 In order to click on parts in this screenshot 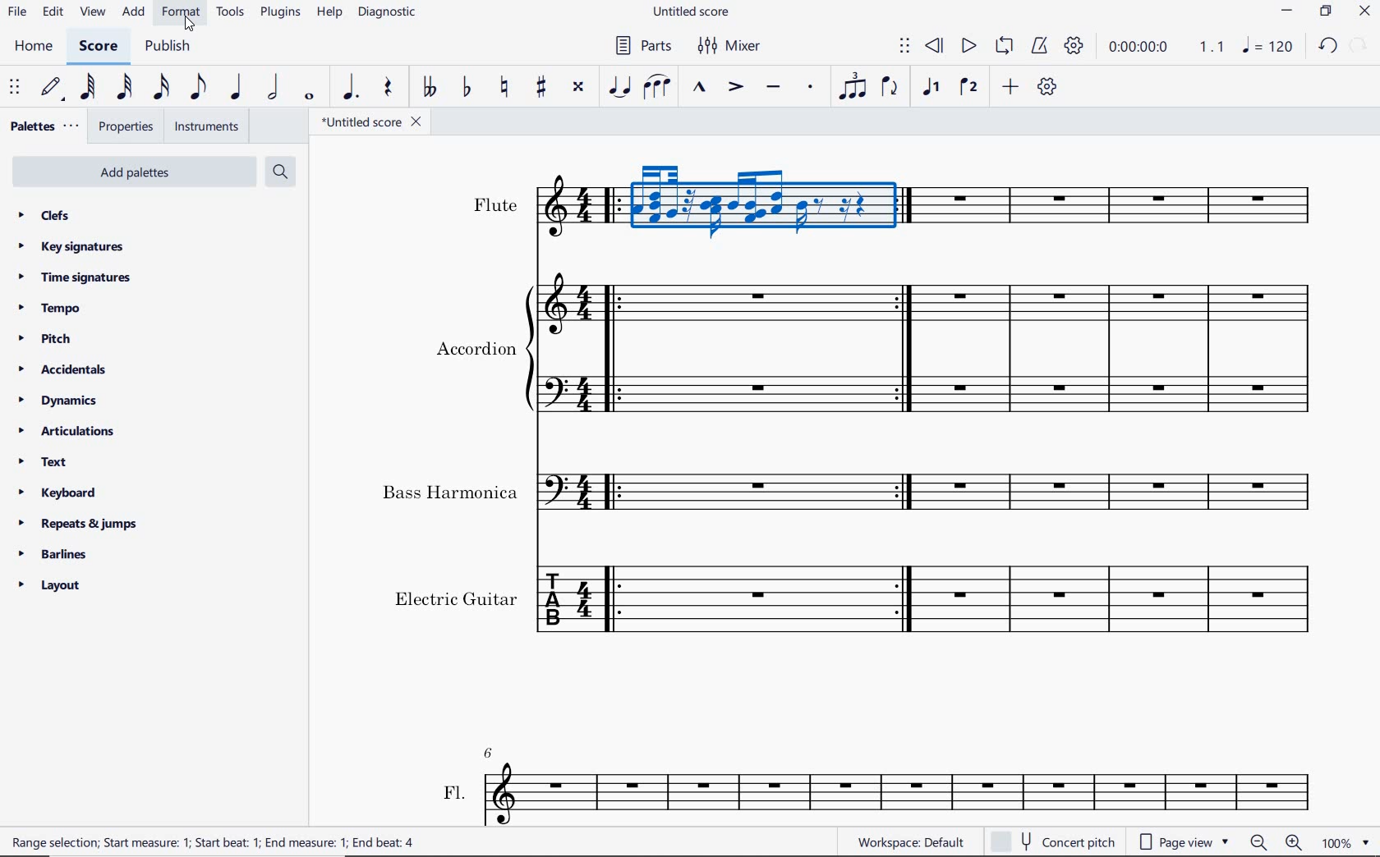, I will do `click(640, 45)`.